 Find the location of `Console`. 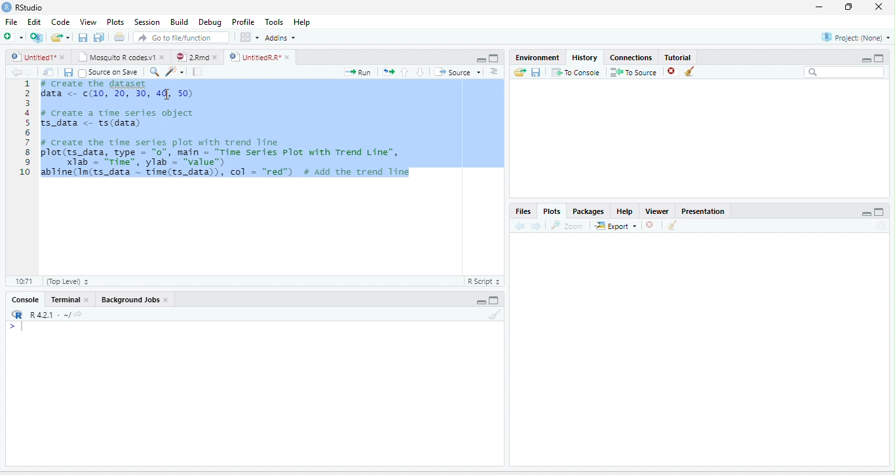

Console is located at coordinates (26, 300).